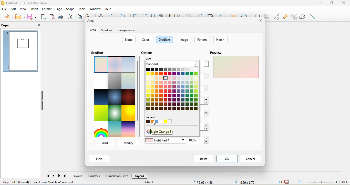 The image size is (350, 185). Describe the element at coordinates (246, 182) in the screenshot. I see `object position-8.59x6.70` at that location.